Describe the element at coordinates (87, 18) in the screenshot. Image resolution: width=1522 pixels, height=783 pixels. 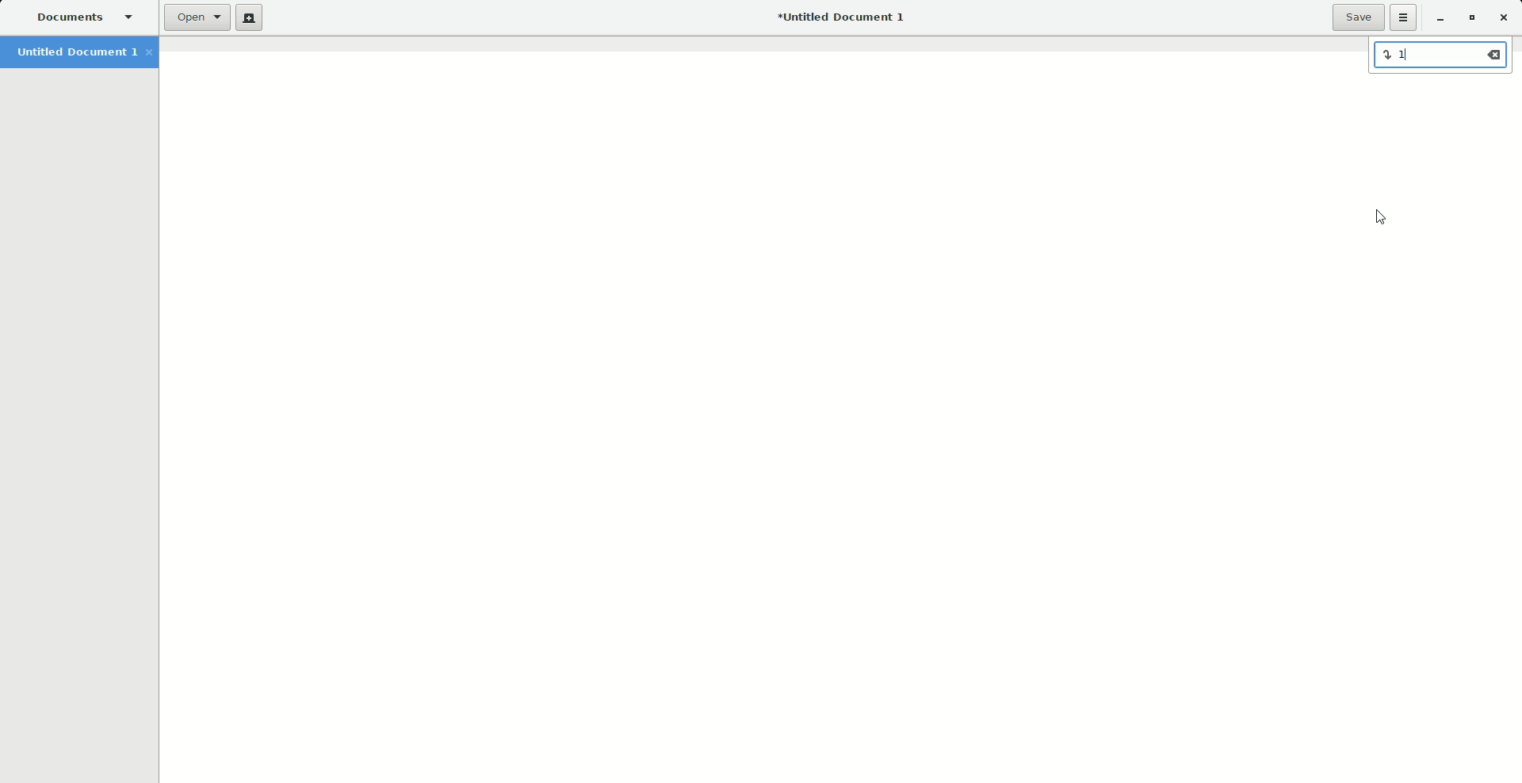
I see `Documents` at that location.